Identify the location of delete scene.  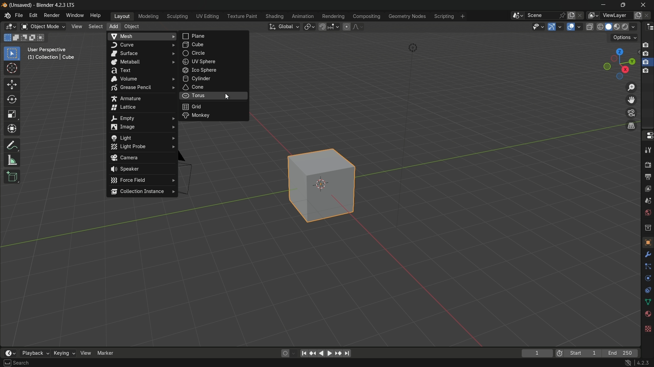
(581, 15).